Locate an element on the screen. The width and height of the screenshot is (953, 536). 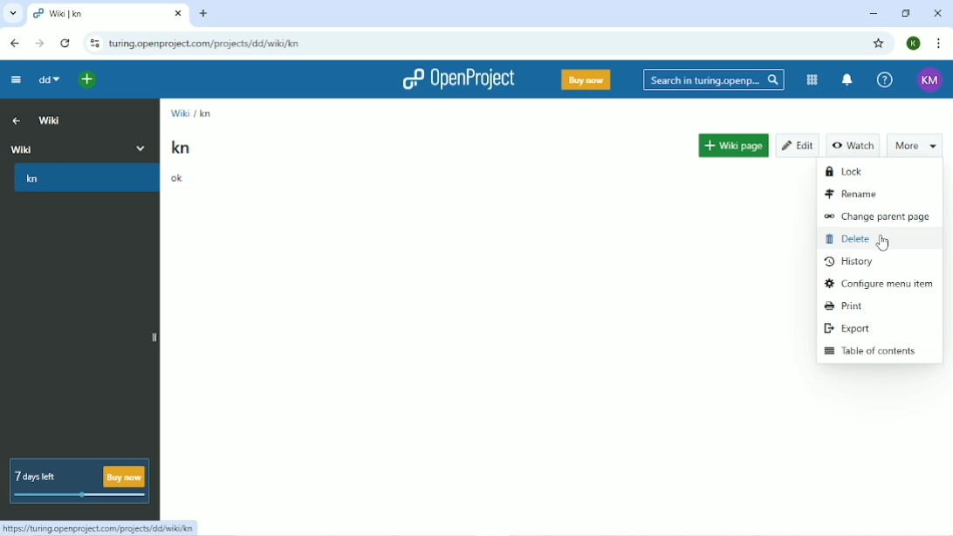
Current tab is located at coordinates (108, 16).